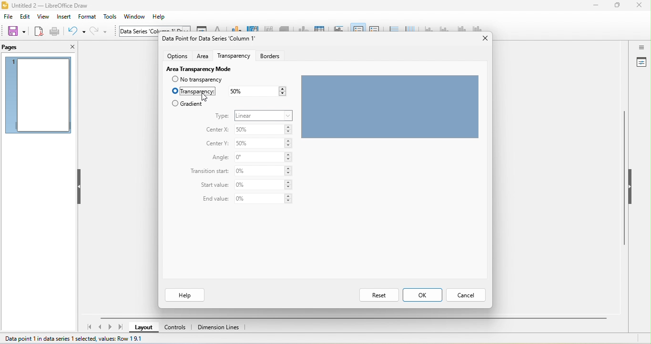  Describe the element at coordinates (486, 38) in the screenshot. I see `close` at that location.